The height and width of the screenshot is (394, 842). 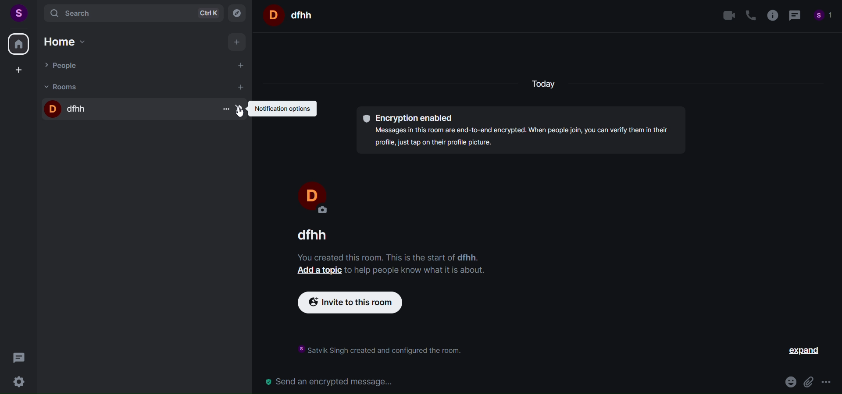 I want to click on call, so click(x=750, y=14).